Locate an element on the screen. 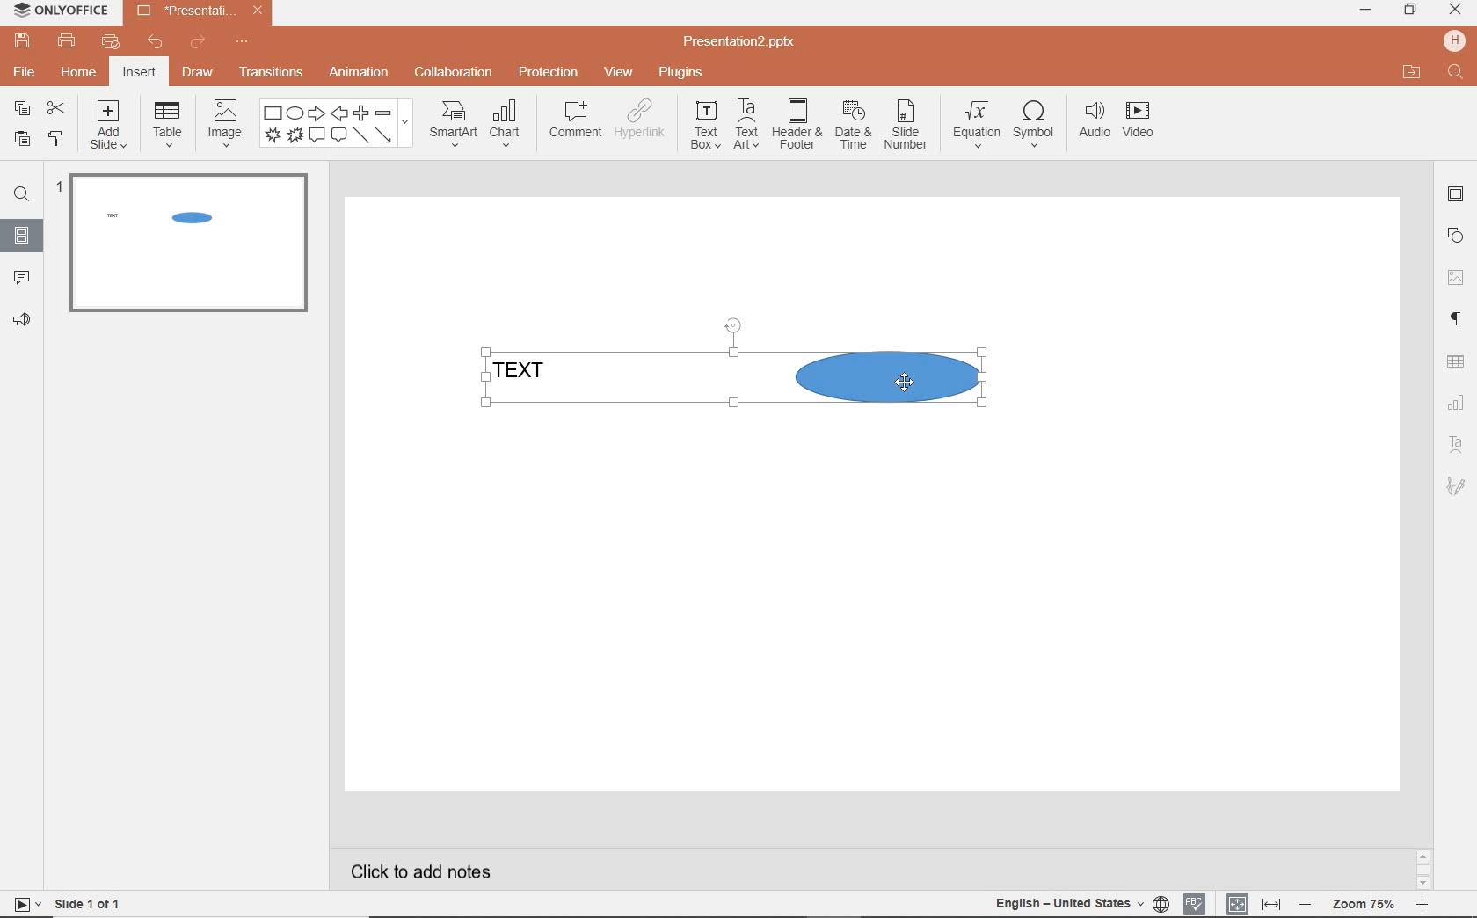 The image size is (1477, 918). add slide is located at coordinates (109, 127).